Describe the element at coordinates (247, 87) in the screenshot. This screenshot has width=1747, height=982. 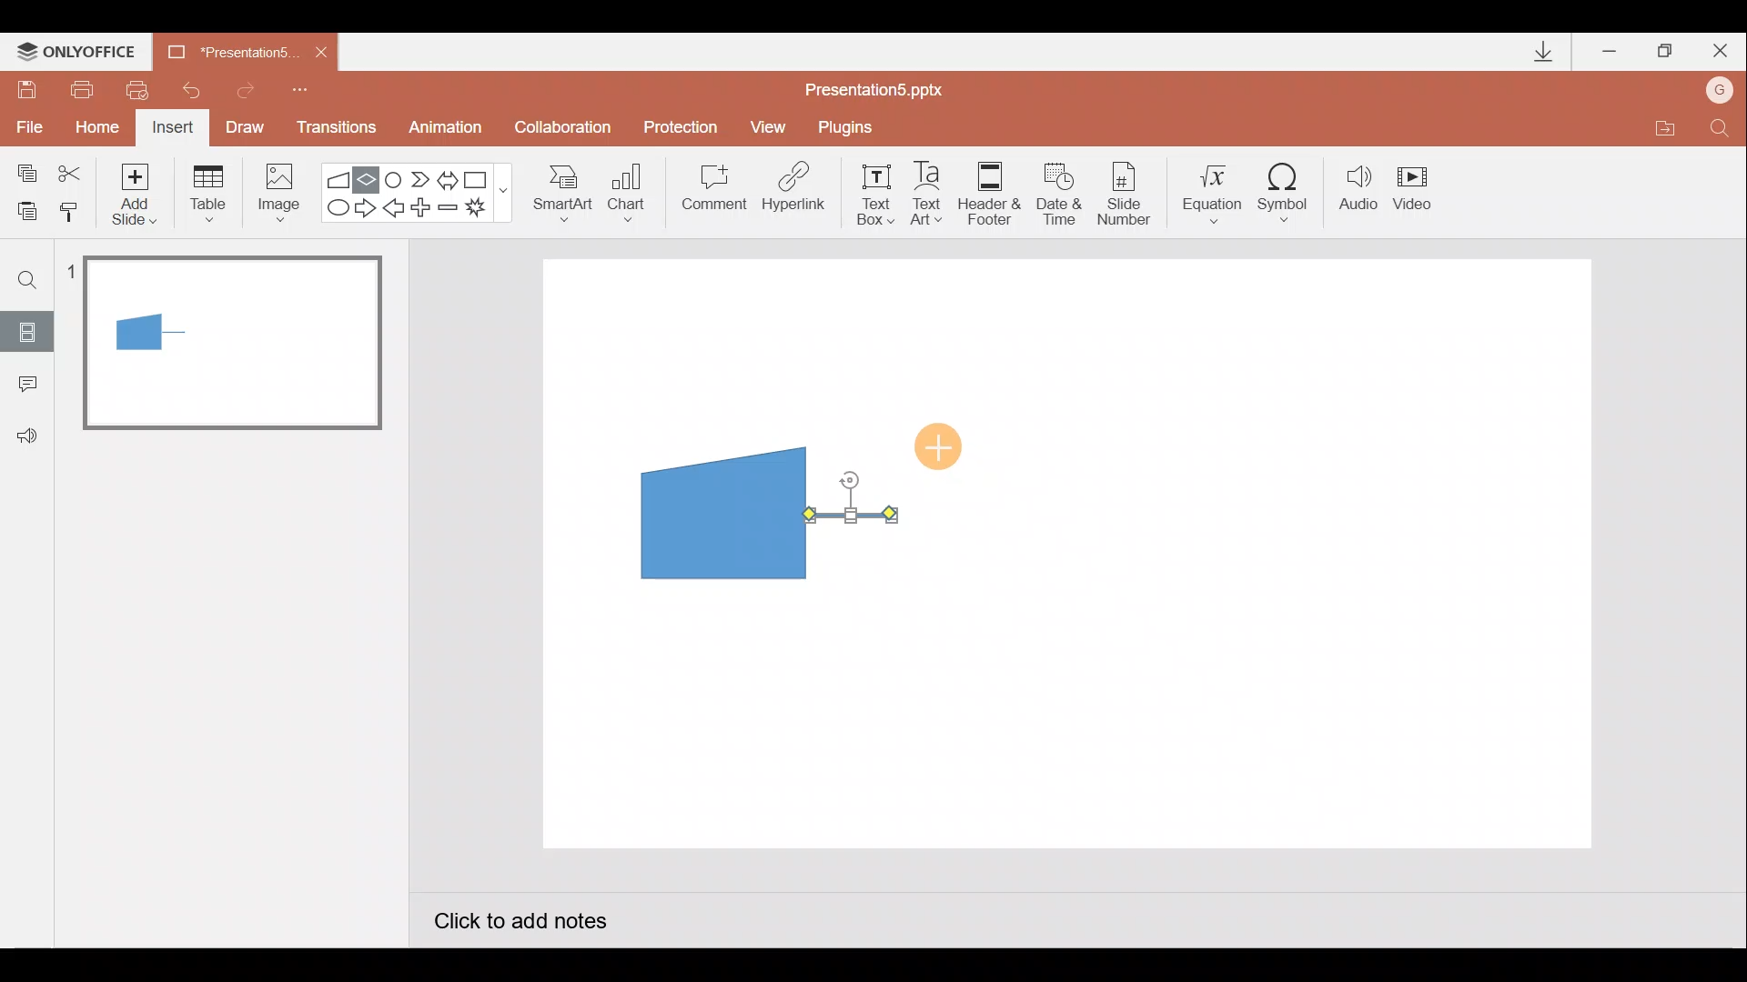
I see `Redo` at that location.